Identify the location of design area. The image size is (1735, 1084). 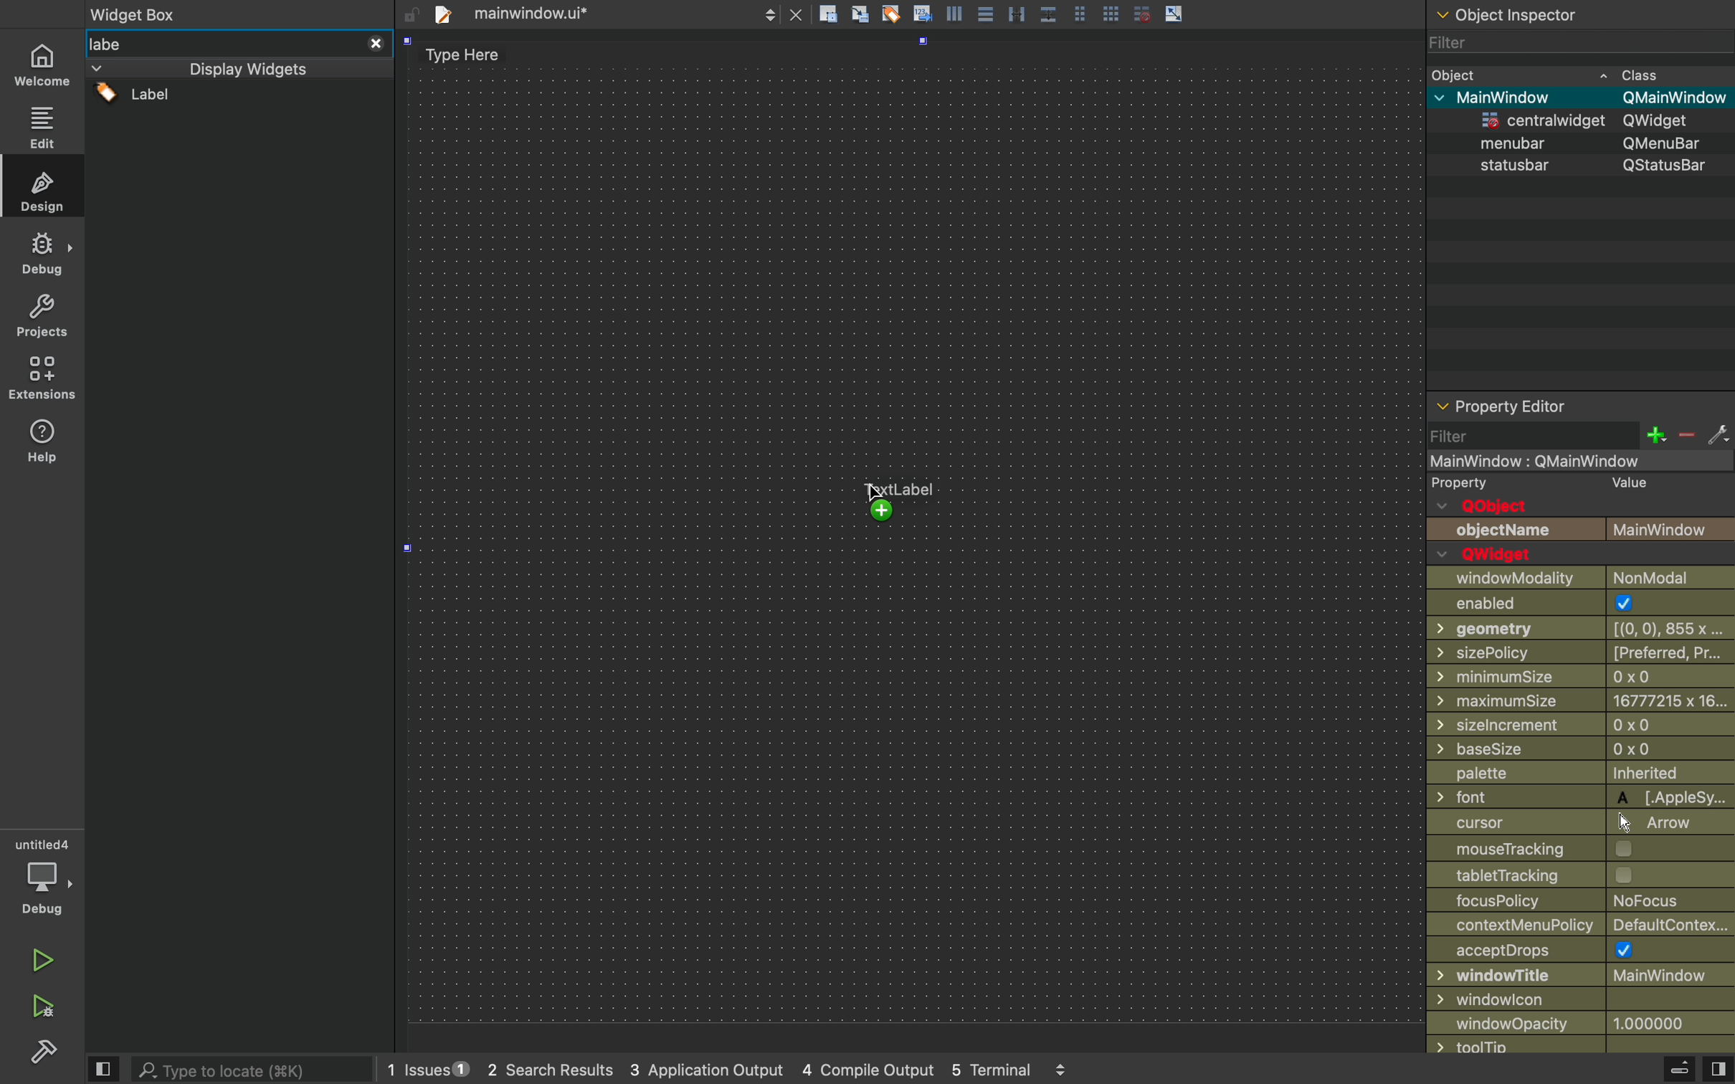
(916, 536).